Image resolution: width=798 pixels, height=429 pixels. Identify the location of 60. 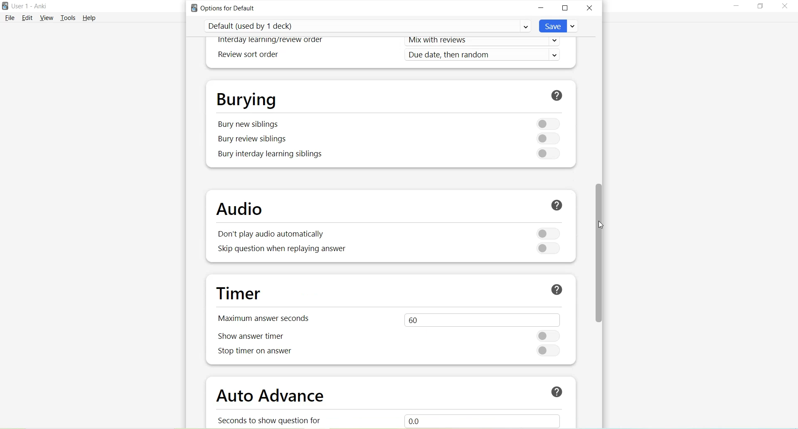
(480, 319).